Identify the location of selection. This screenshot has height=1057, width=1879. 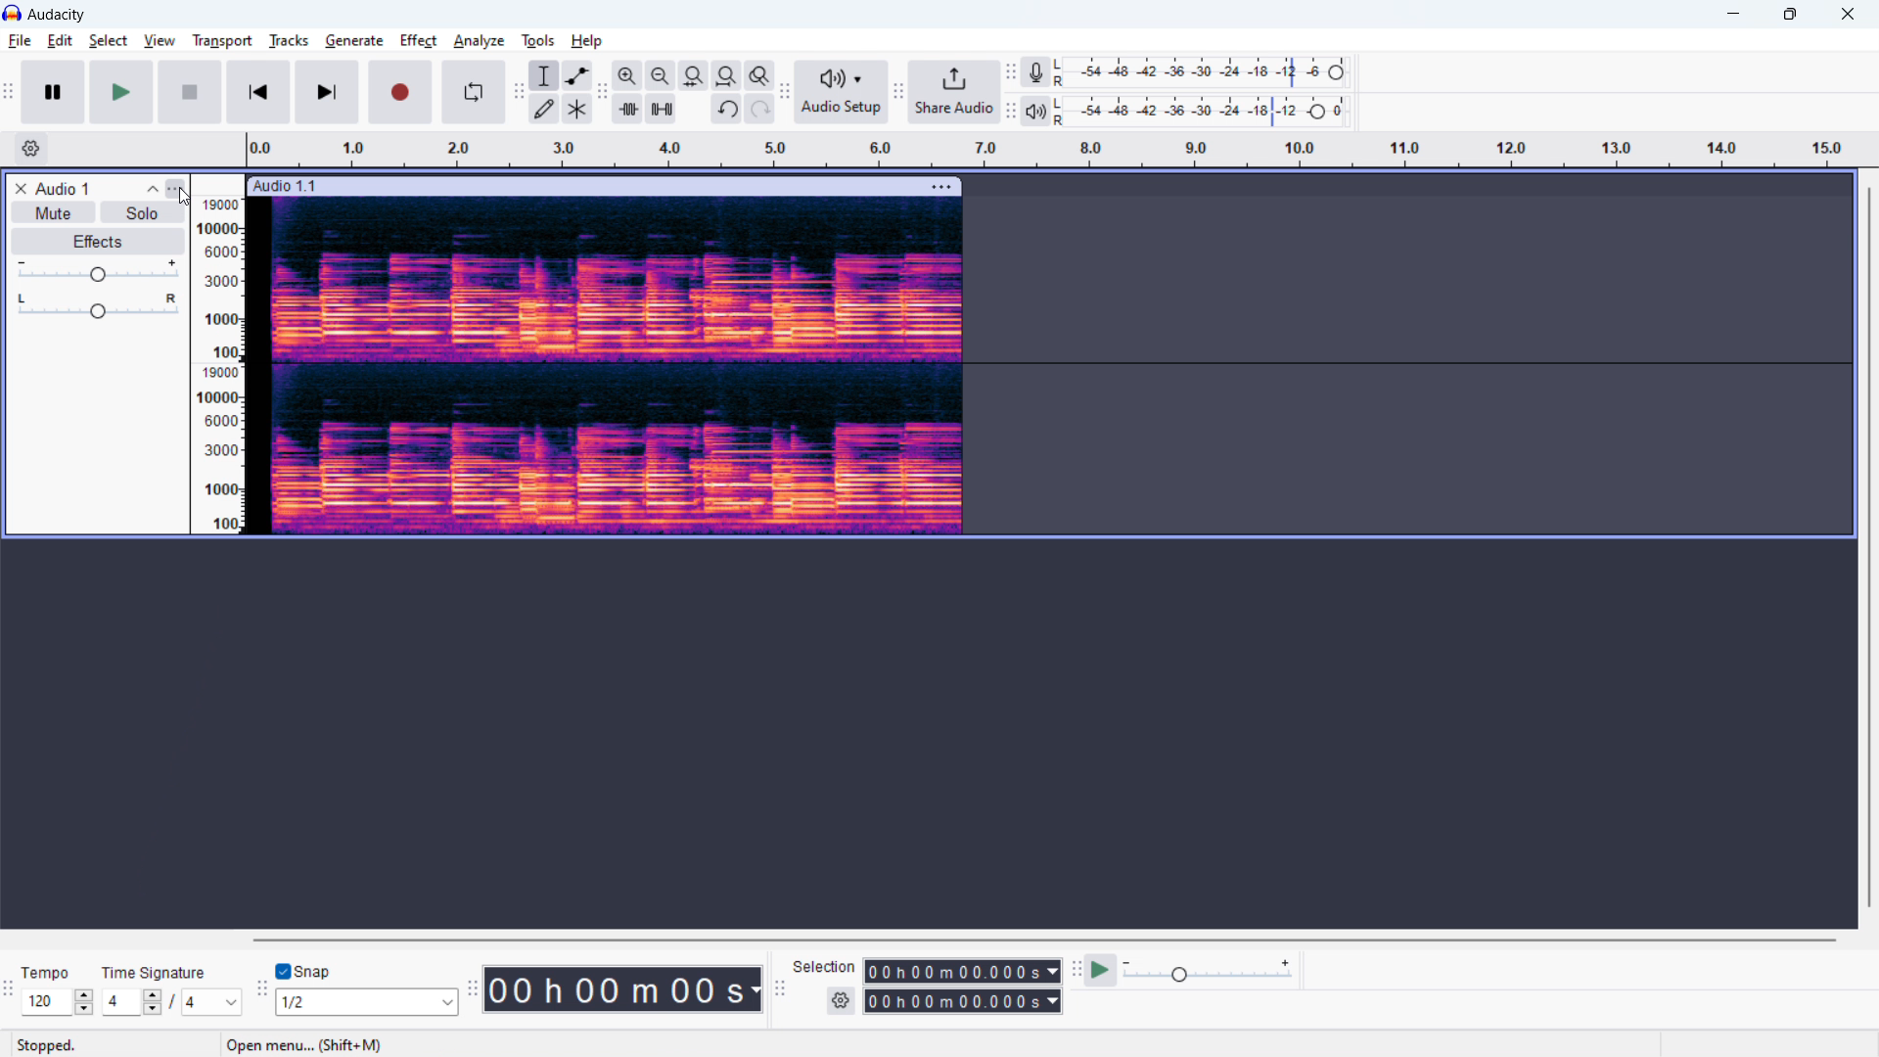
(826, 966).